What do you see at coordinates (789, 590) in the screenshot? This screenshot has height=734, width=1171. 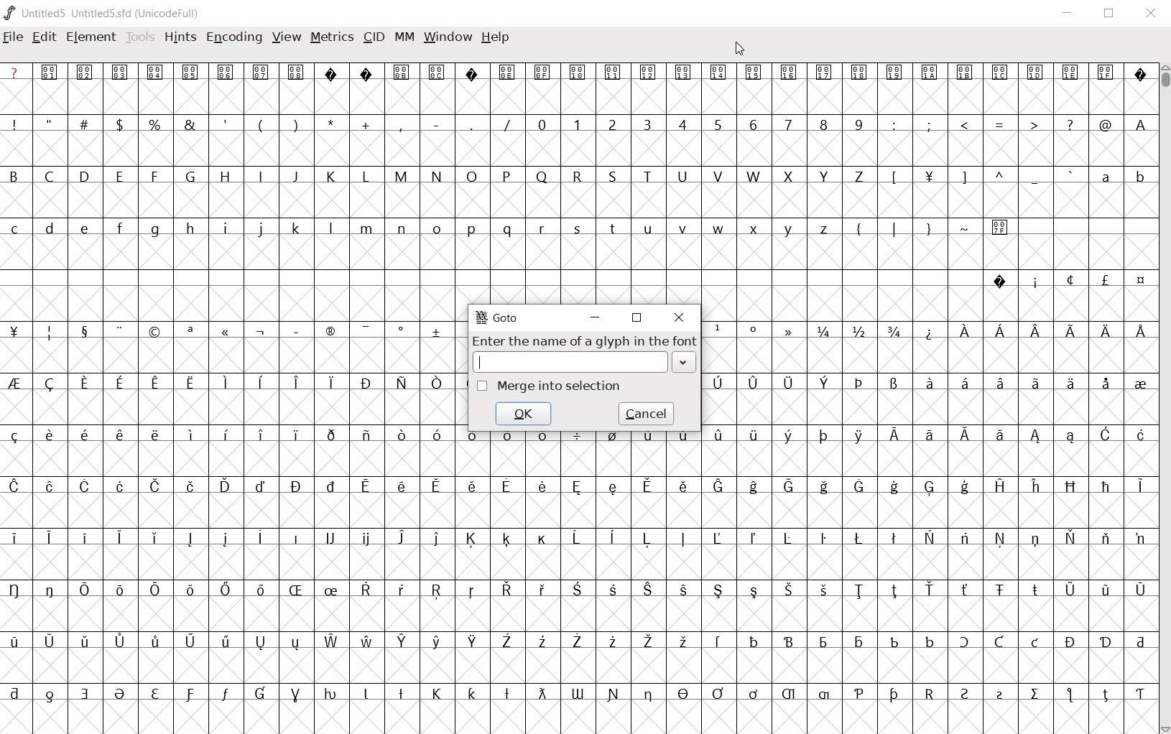 I see `` at bounding box center [789, 590].